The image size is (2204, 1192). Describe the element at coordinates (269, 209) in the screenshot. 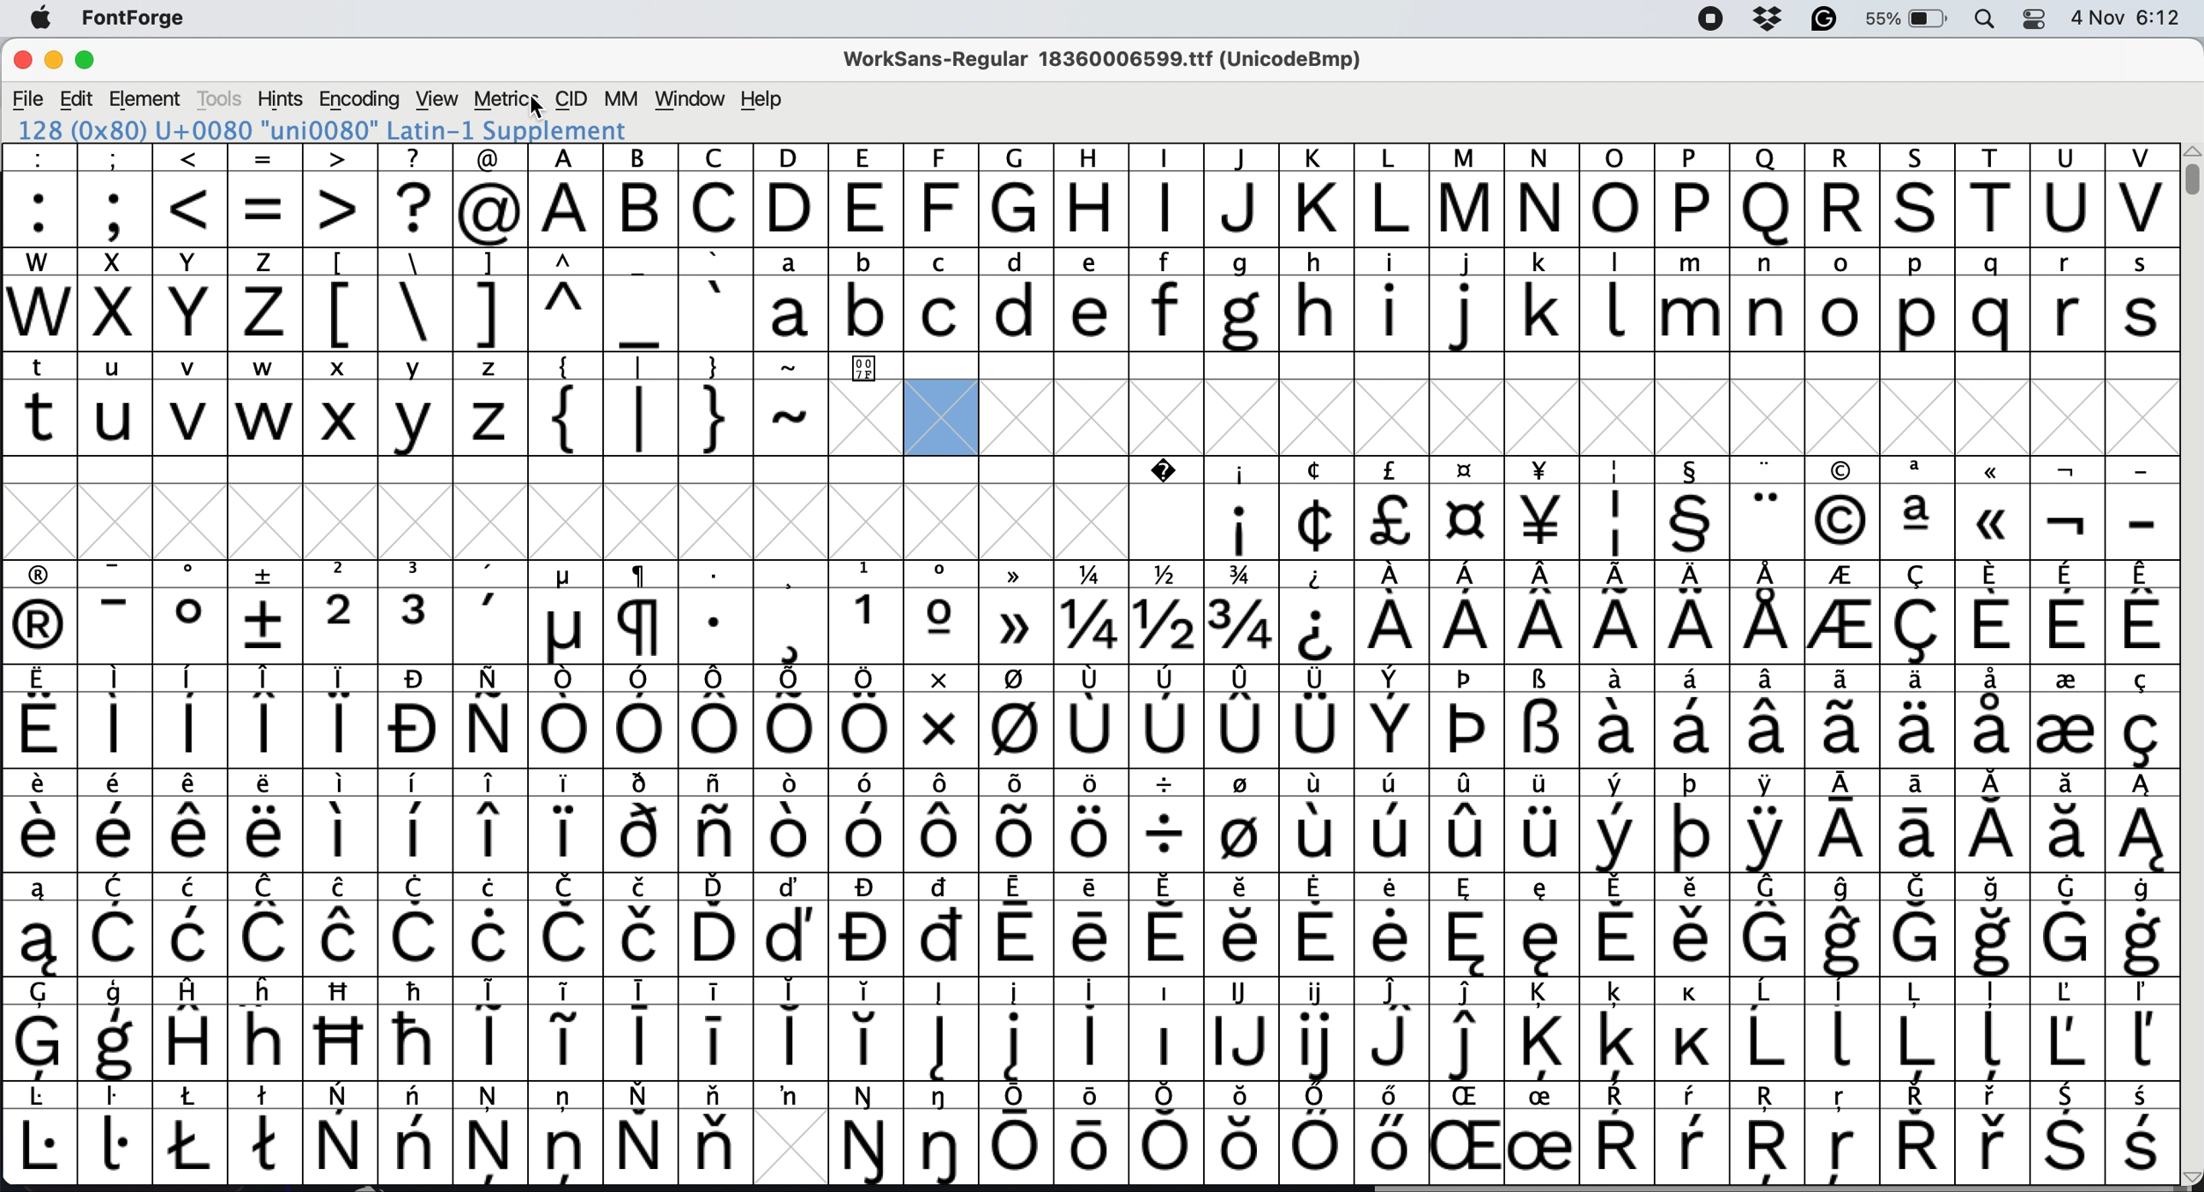

I see `special characters` at that location.